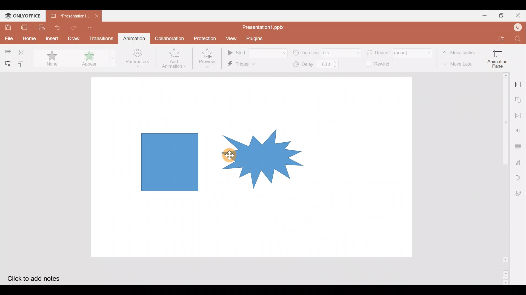 This screenshot has width=526, height=295. I want to click on Customize quick access toolbar, so click(89, 26).